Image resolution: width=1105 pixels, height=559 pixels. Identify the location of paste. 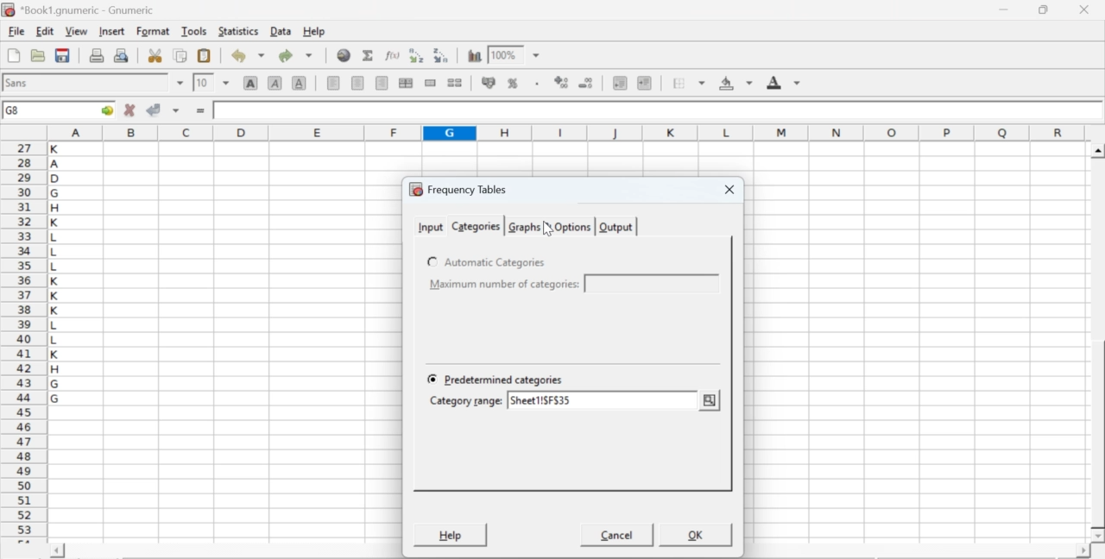
(205, 56).